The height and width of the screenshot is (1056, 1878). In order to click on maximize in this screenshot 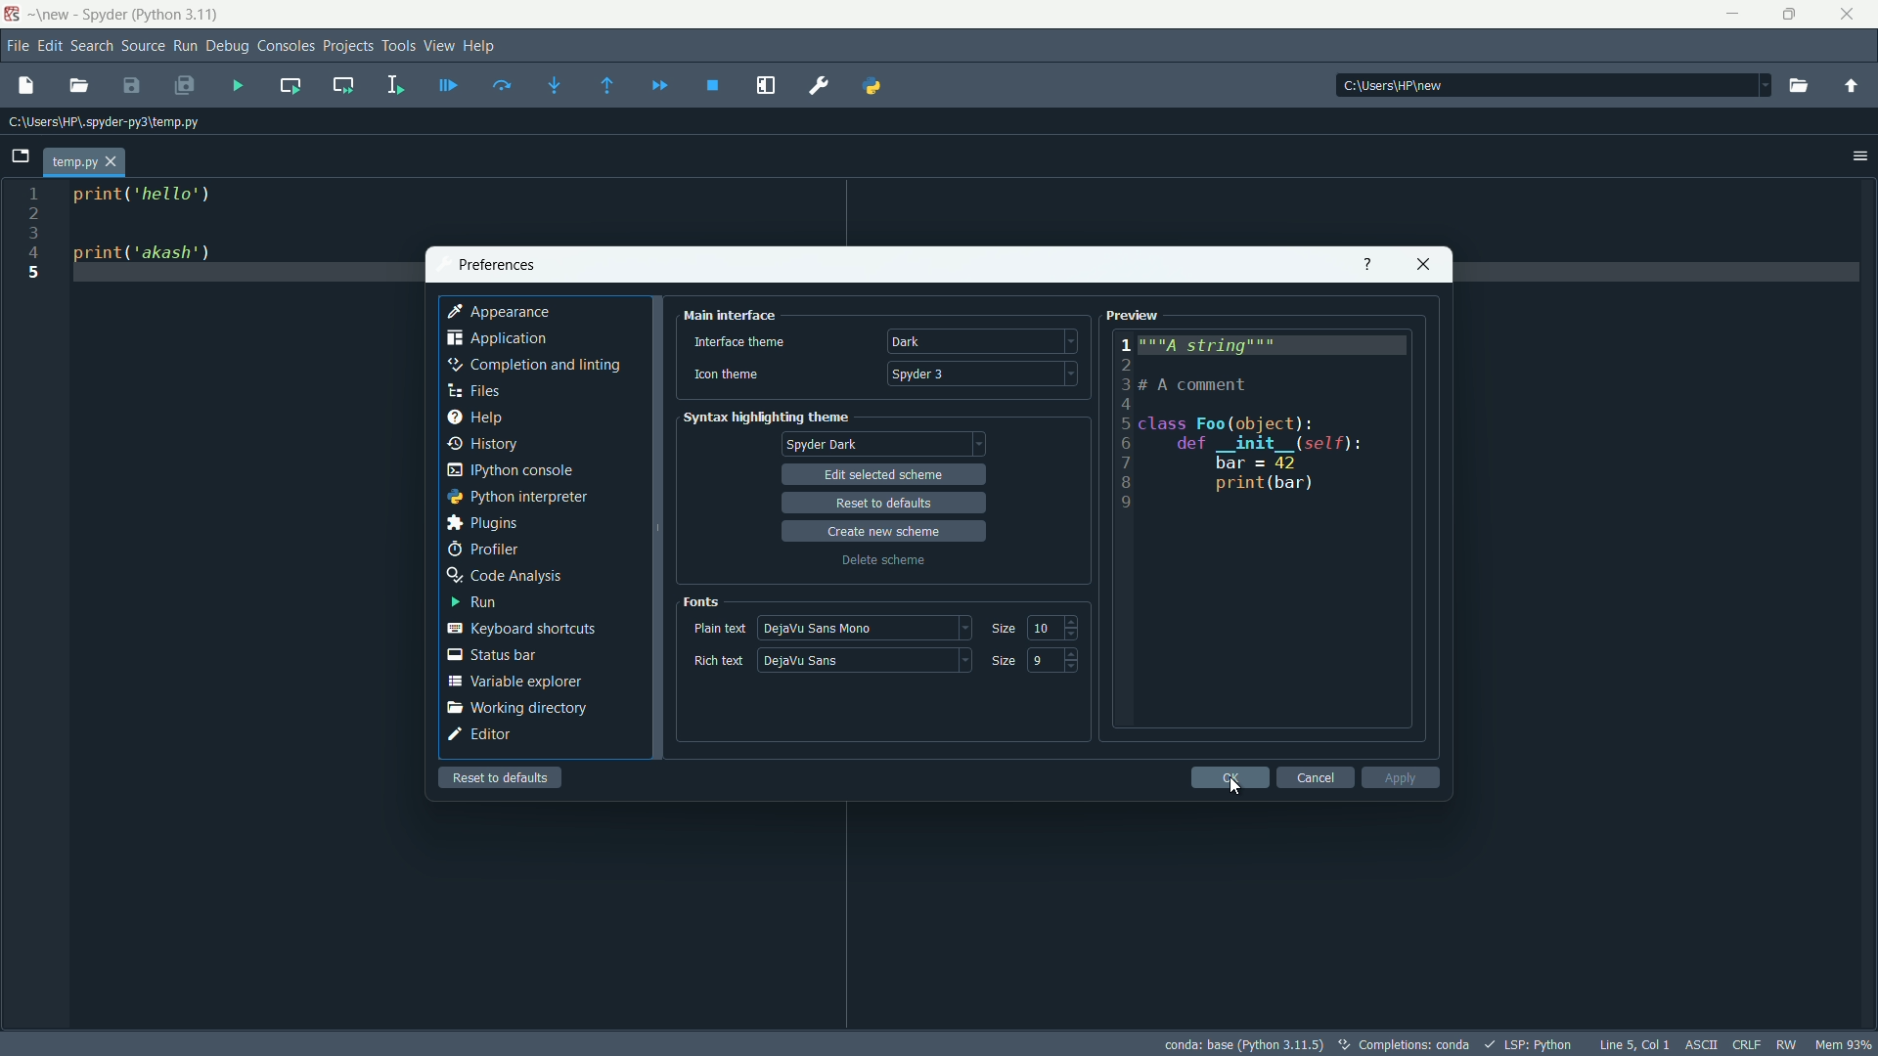, I will do `click(1789, 15)`.